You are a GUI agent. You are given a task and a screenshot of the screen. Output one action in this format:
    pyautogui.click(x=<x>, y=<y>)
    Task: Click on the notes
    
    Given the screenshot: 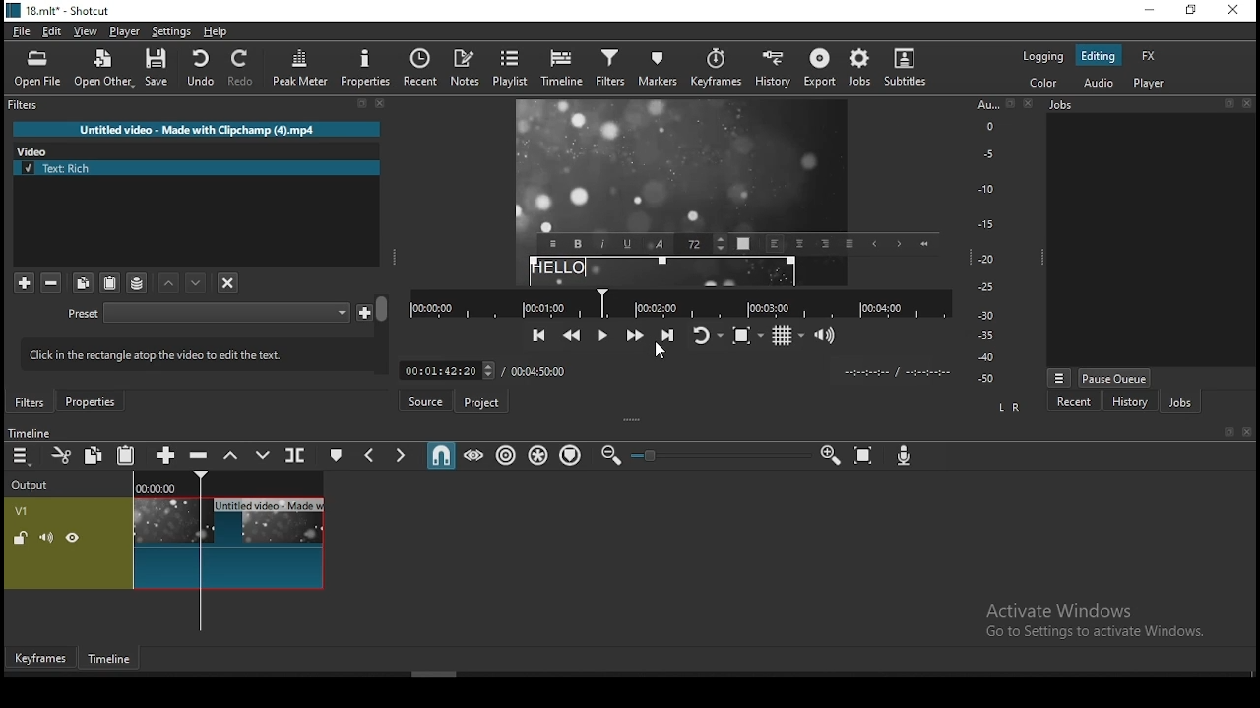 What is the action you would take?
    pyautogui.click(x=466, y=69)
    